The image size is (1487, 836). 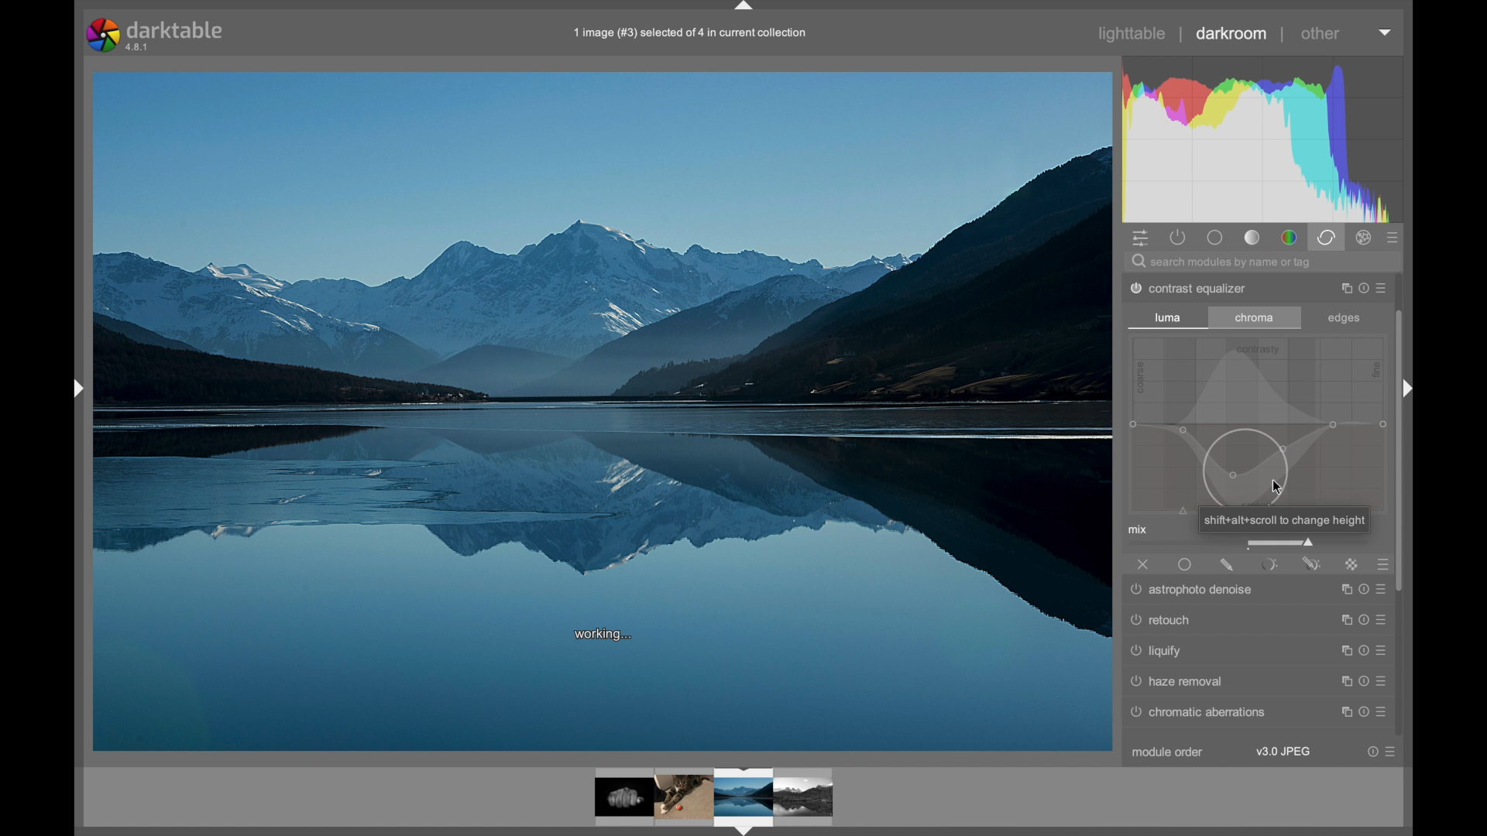 I want to click on more options, so click(x=1362, y=286).